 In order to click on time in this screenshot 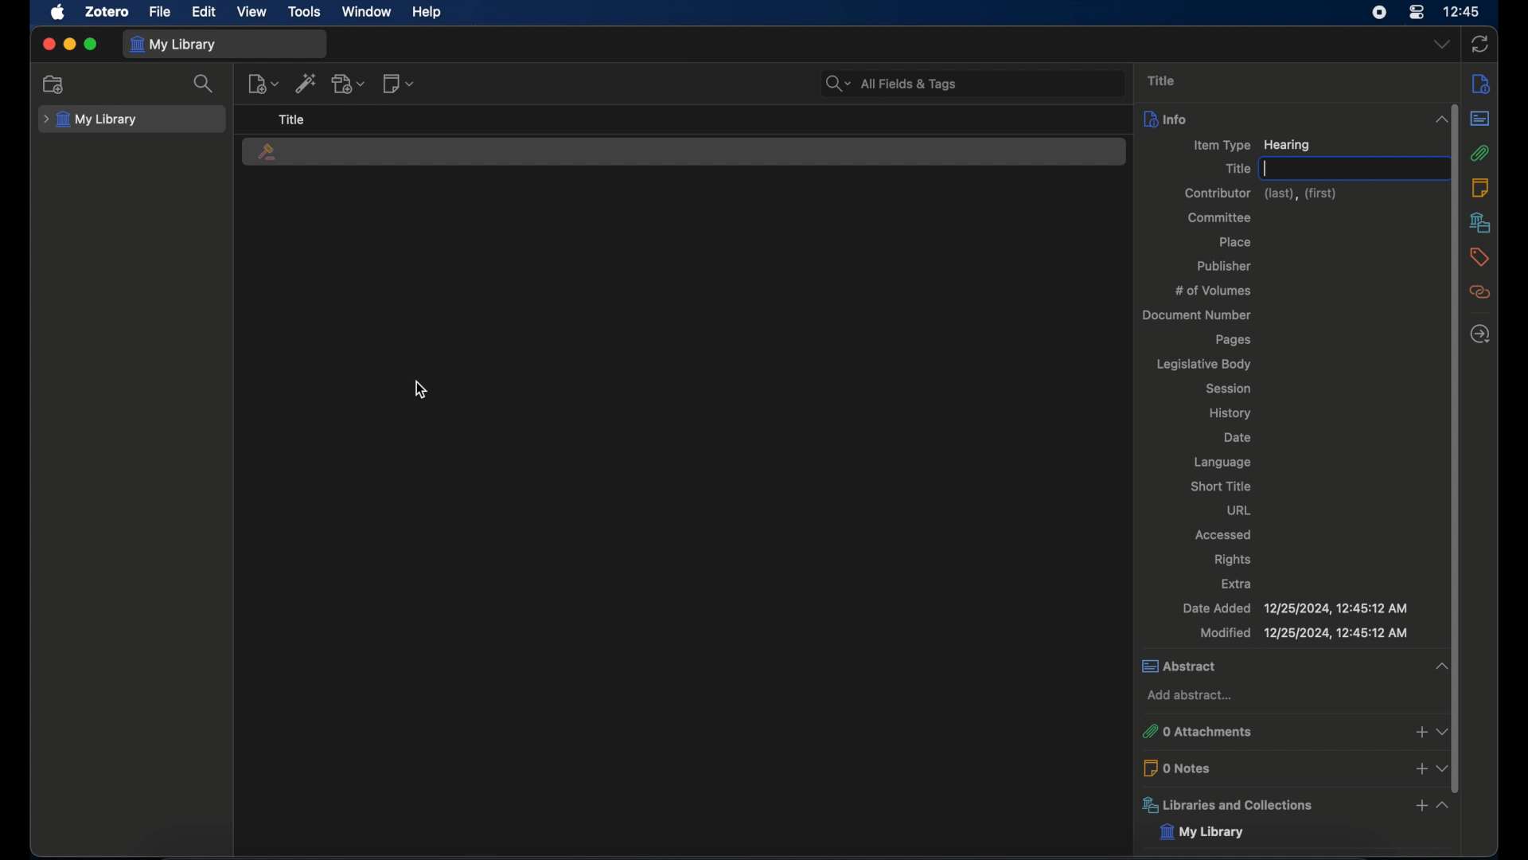, I will do `click(1462, 10)`.